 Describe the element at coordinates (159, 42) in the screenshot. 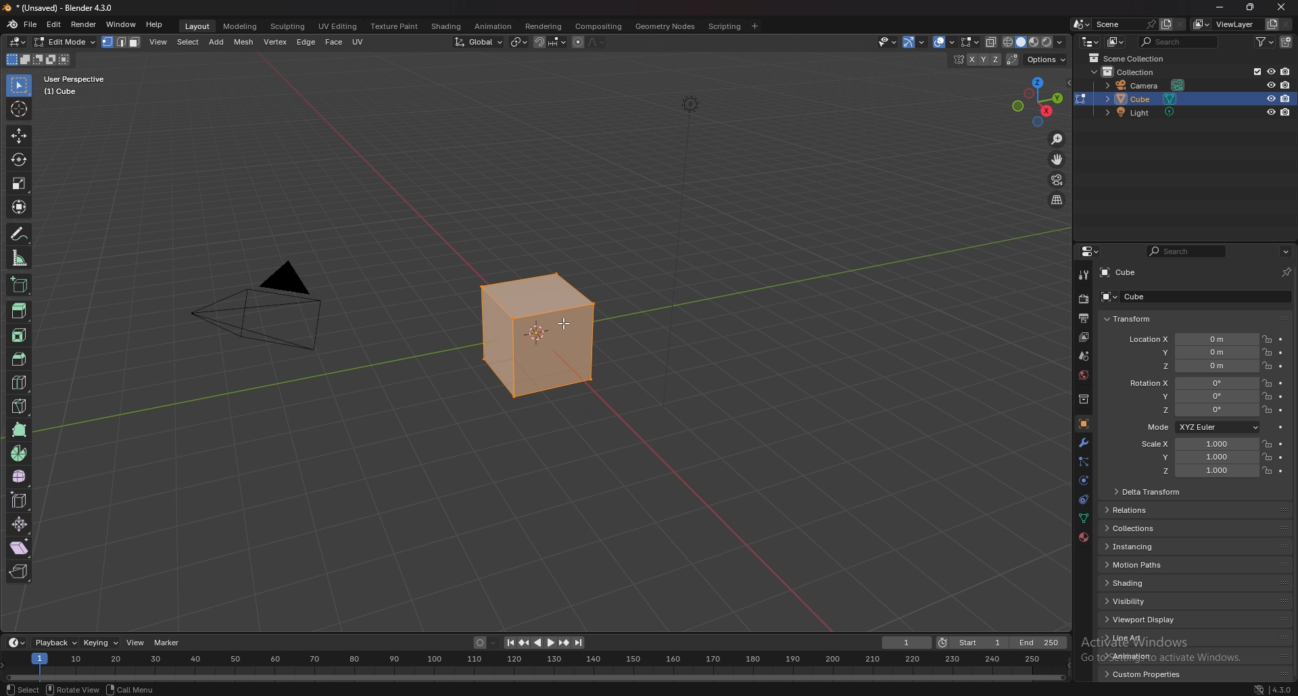

I see `view` at that location.